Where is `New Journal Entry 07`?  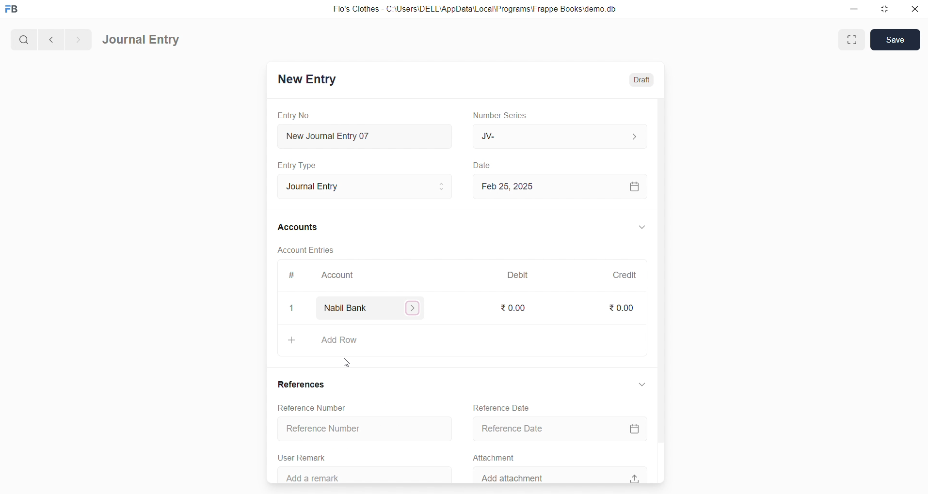 New Journal Entry 07 is located at coordinates (366, 134).